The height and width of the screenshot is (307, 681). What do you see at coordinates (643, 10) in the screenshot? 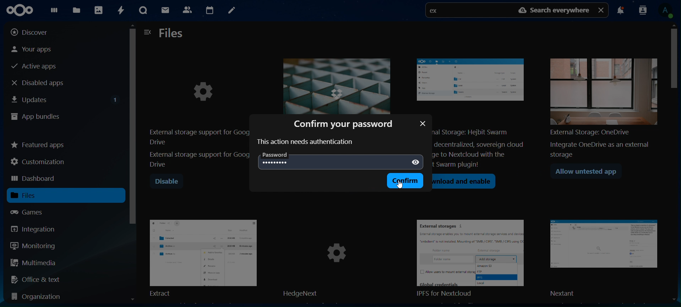
I see `search profile` at bounding box center [643, 10].